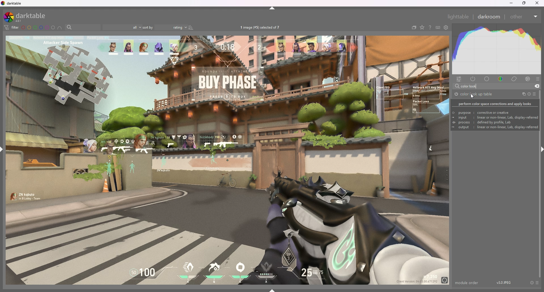 The width and height of the screenshot is (544, 292). Describe the element at coordinates (82, 27) in the screenshot. I see `search bar` at that location.